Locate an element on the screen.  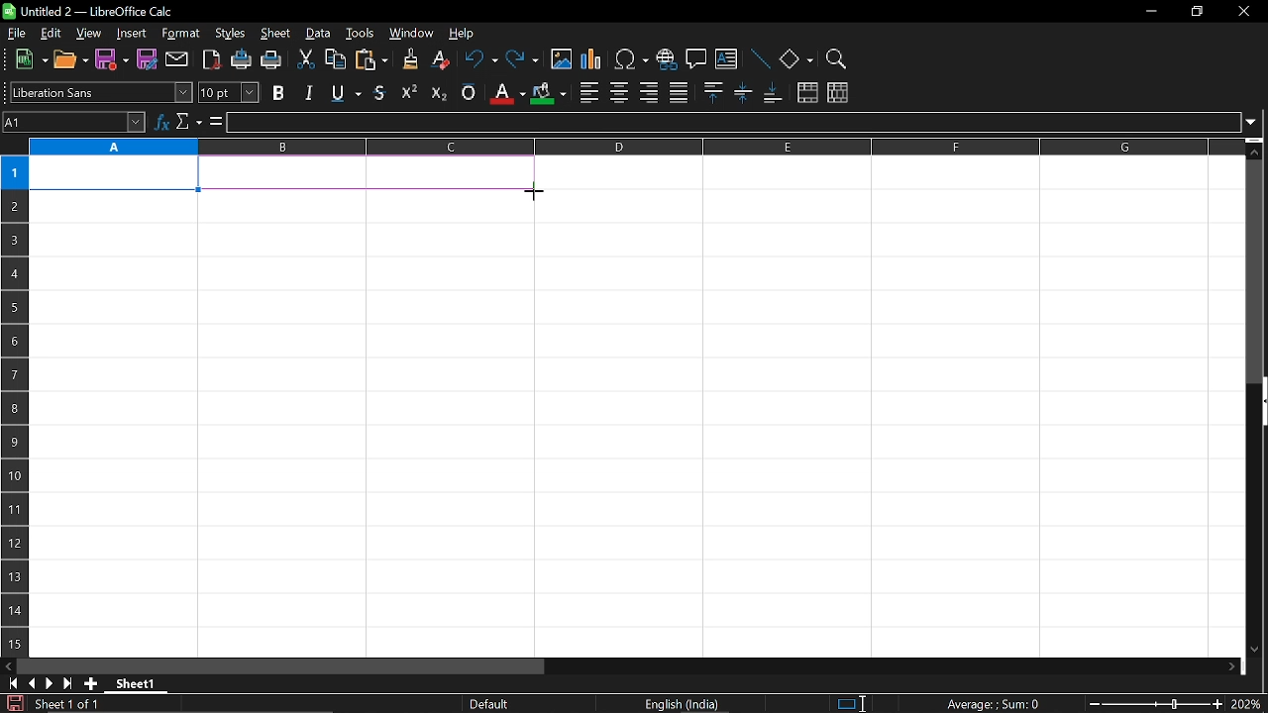
line is located at coordinates (760, 58).